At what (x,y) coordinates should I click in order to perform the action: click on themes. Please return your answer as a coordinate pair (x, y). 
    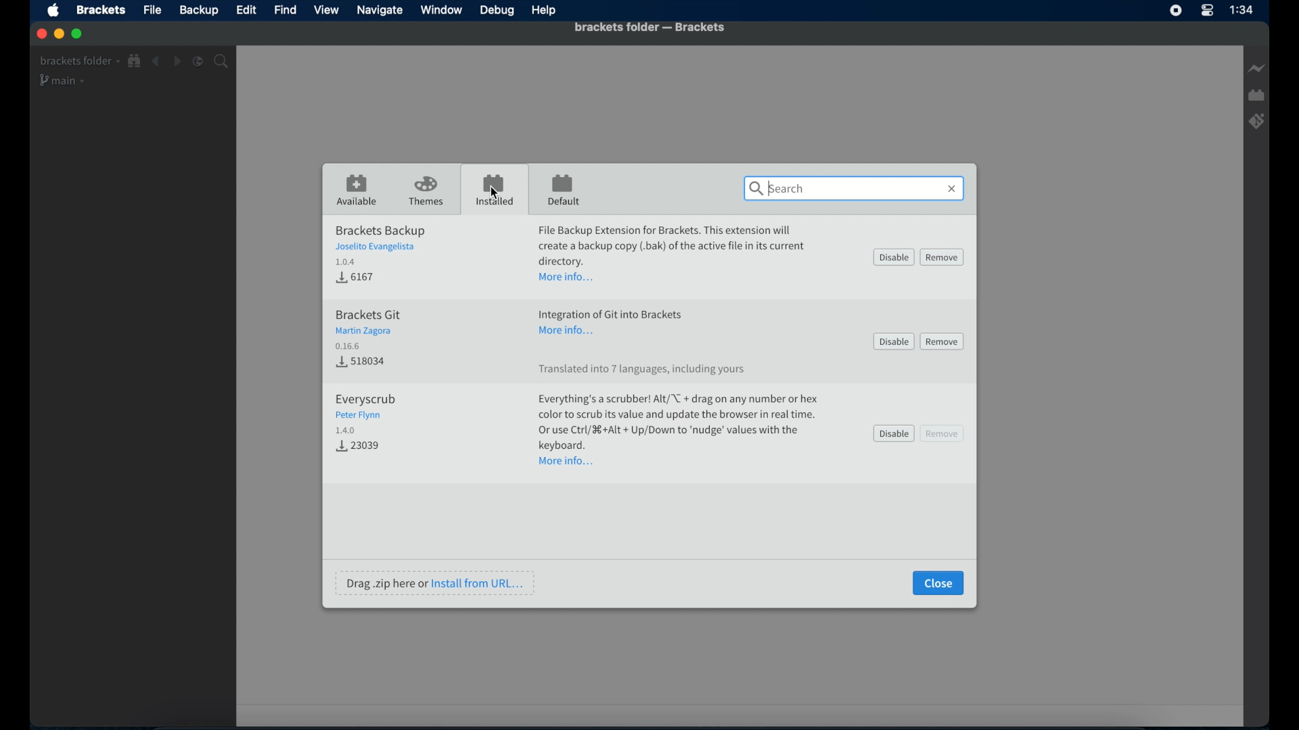
    Looking at the image, I should click on (426, 191).